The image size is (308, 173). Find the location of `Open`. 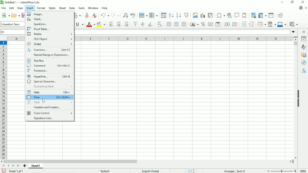

Open is located at coordinates (16, 15).